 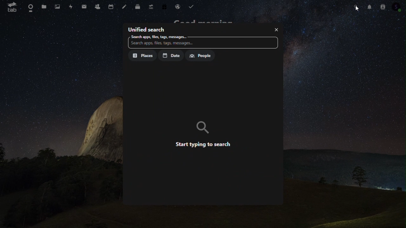 What do you see at coordinates (356, 7) in the screenshot?
I see `Search` at bounding box center [356, 7].